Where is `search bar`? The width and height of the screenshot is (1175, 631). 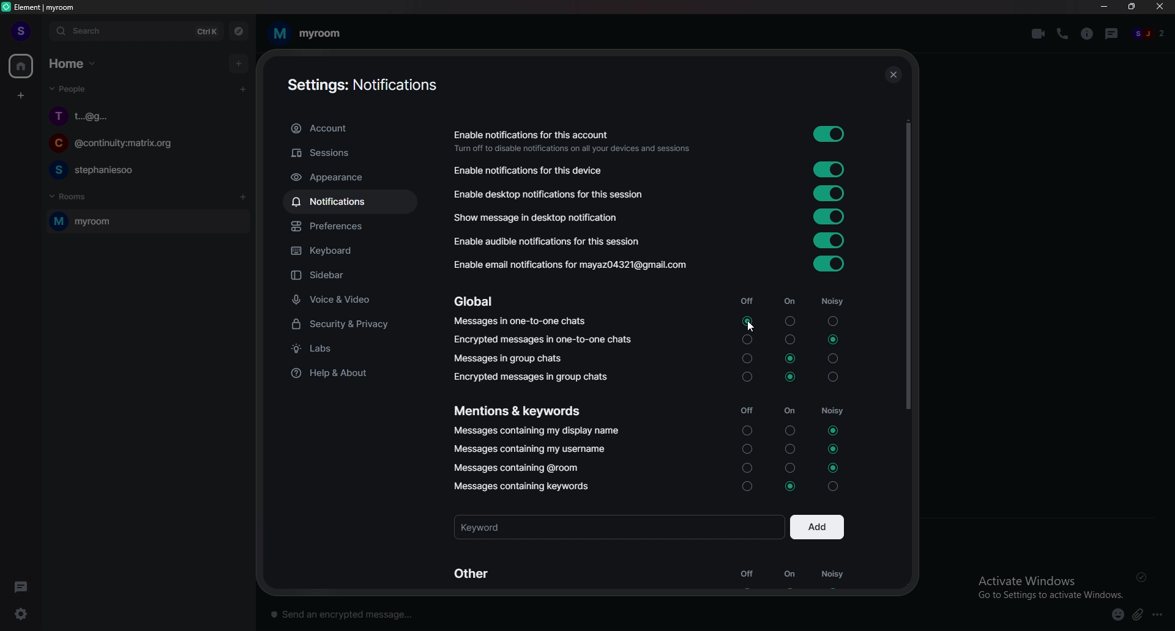 search bar is located at coordinates (137, 30).